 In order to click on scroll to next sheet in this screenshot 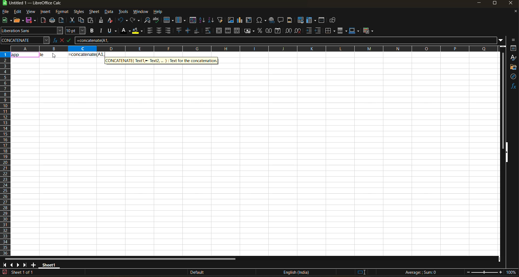, I will do `click(18, 265)`.